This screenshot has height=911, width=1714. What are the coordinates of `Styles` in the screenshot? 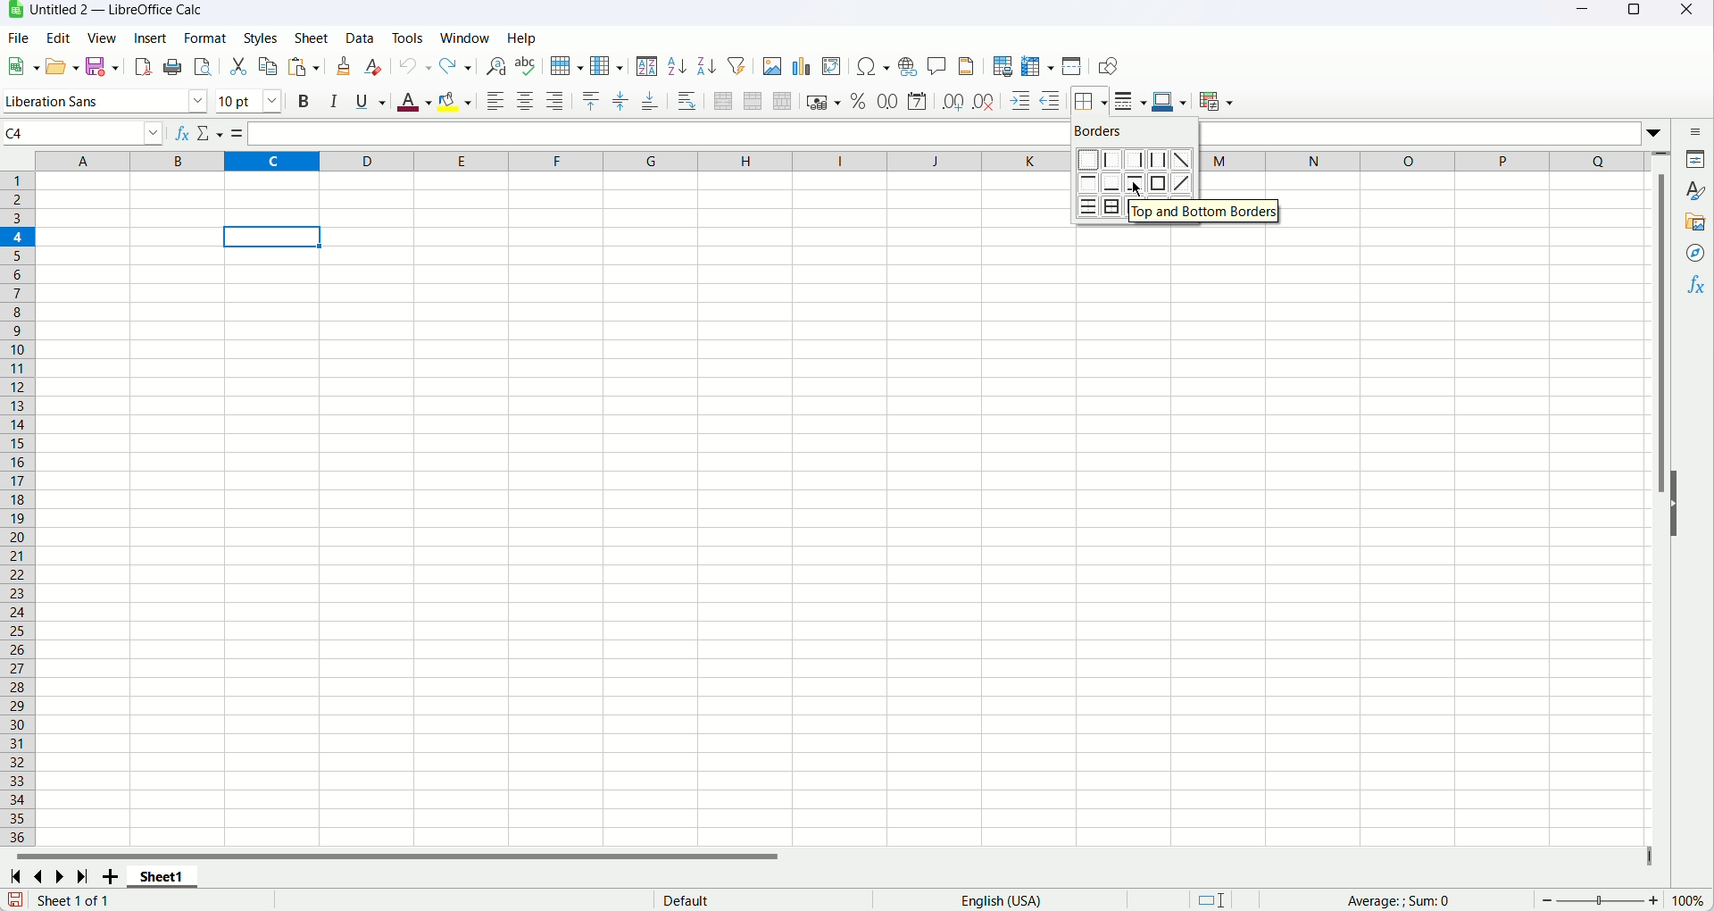 It's located at (259, 38).